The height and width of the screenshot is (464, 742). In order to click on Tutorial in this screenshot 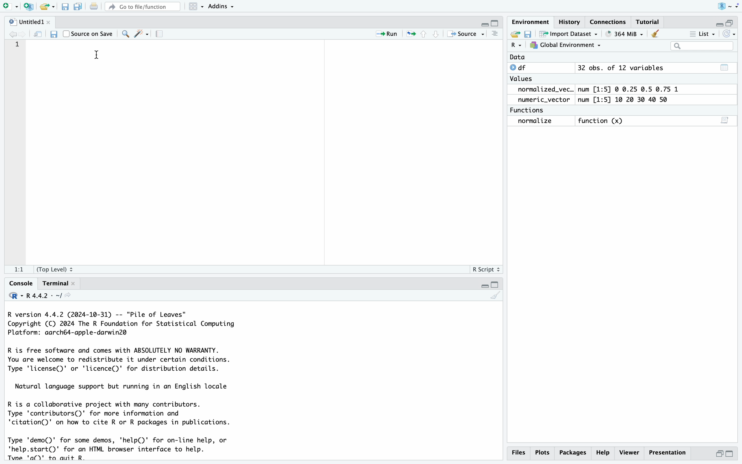, I will do `click(647, 22)`.